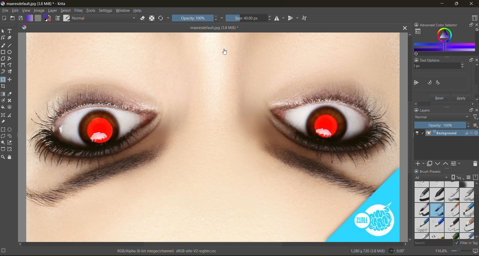  Describe the element at coordinates (66, 18) in the screenshot. I see `choose brush preset` at that location.